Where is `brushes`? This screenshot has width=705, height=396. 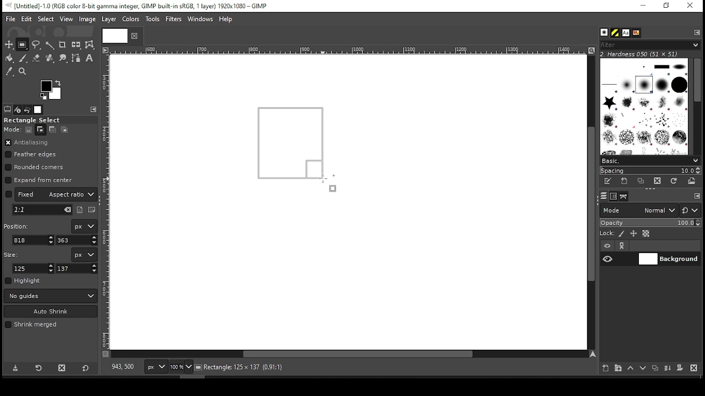 brushes is located at coordinates (644, 106).